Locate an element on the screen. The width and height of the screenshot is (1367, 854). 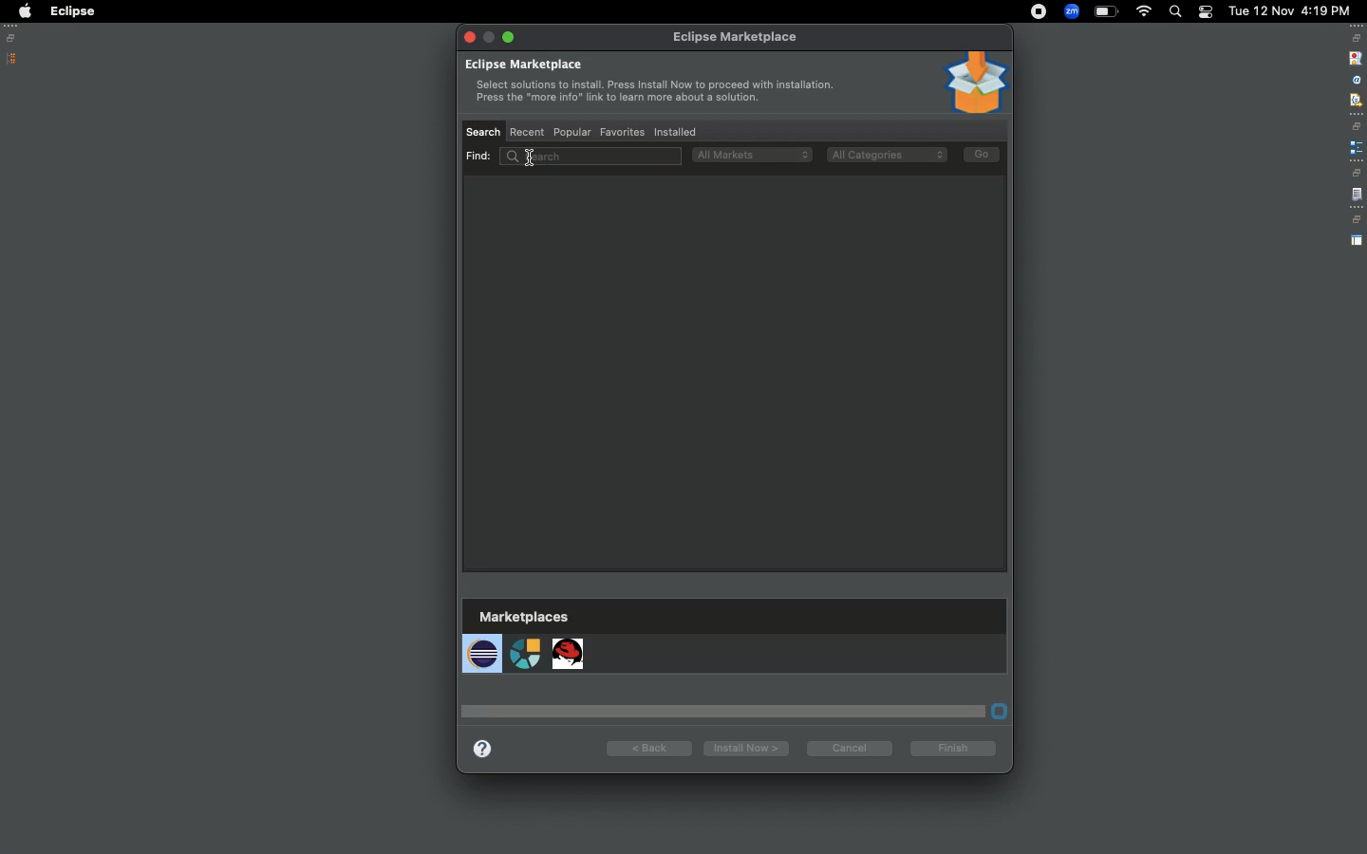
restore is located at coordinates (1357, 38).